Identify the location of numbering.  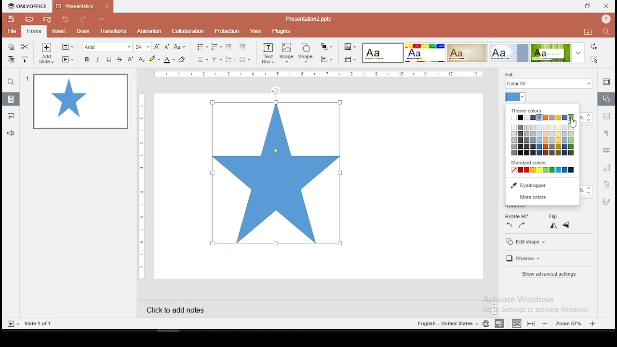
(217, 46).